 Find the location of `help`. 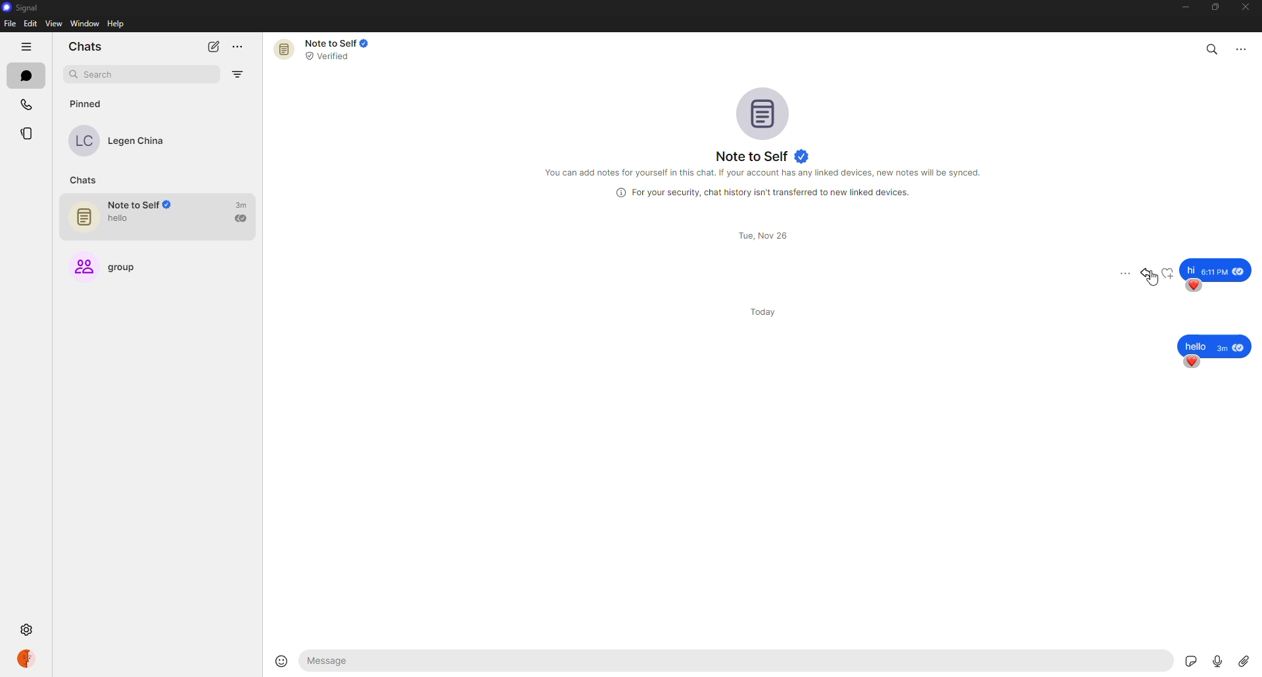

help is located at coordinates (115, 24).